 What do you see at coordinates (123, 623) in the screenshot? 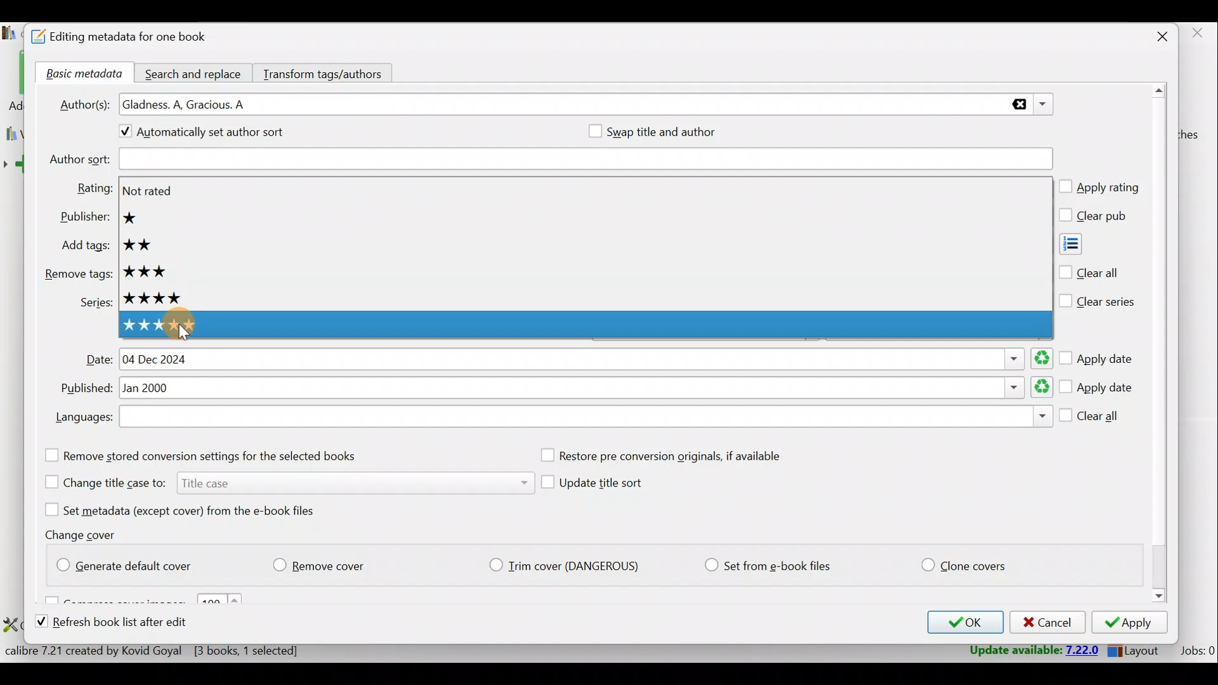
I see `Refresh book list after edit` at bounding box center [123, 623].